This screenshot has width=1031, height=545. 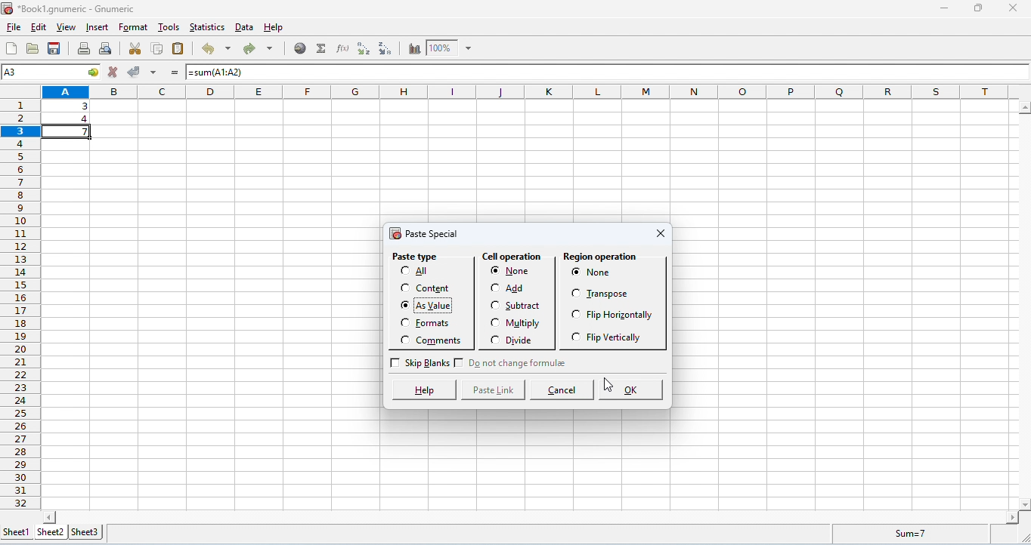 What do you see at coordinates (616, 272) in the screenshot?
I see `none` at bounding box center [616, 272].